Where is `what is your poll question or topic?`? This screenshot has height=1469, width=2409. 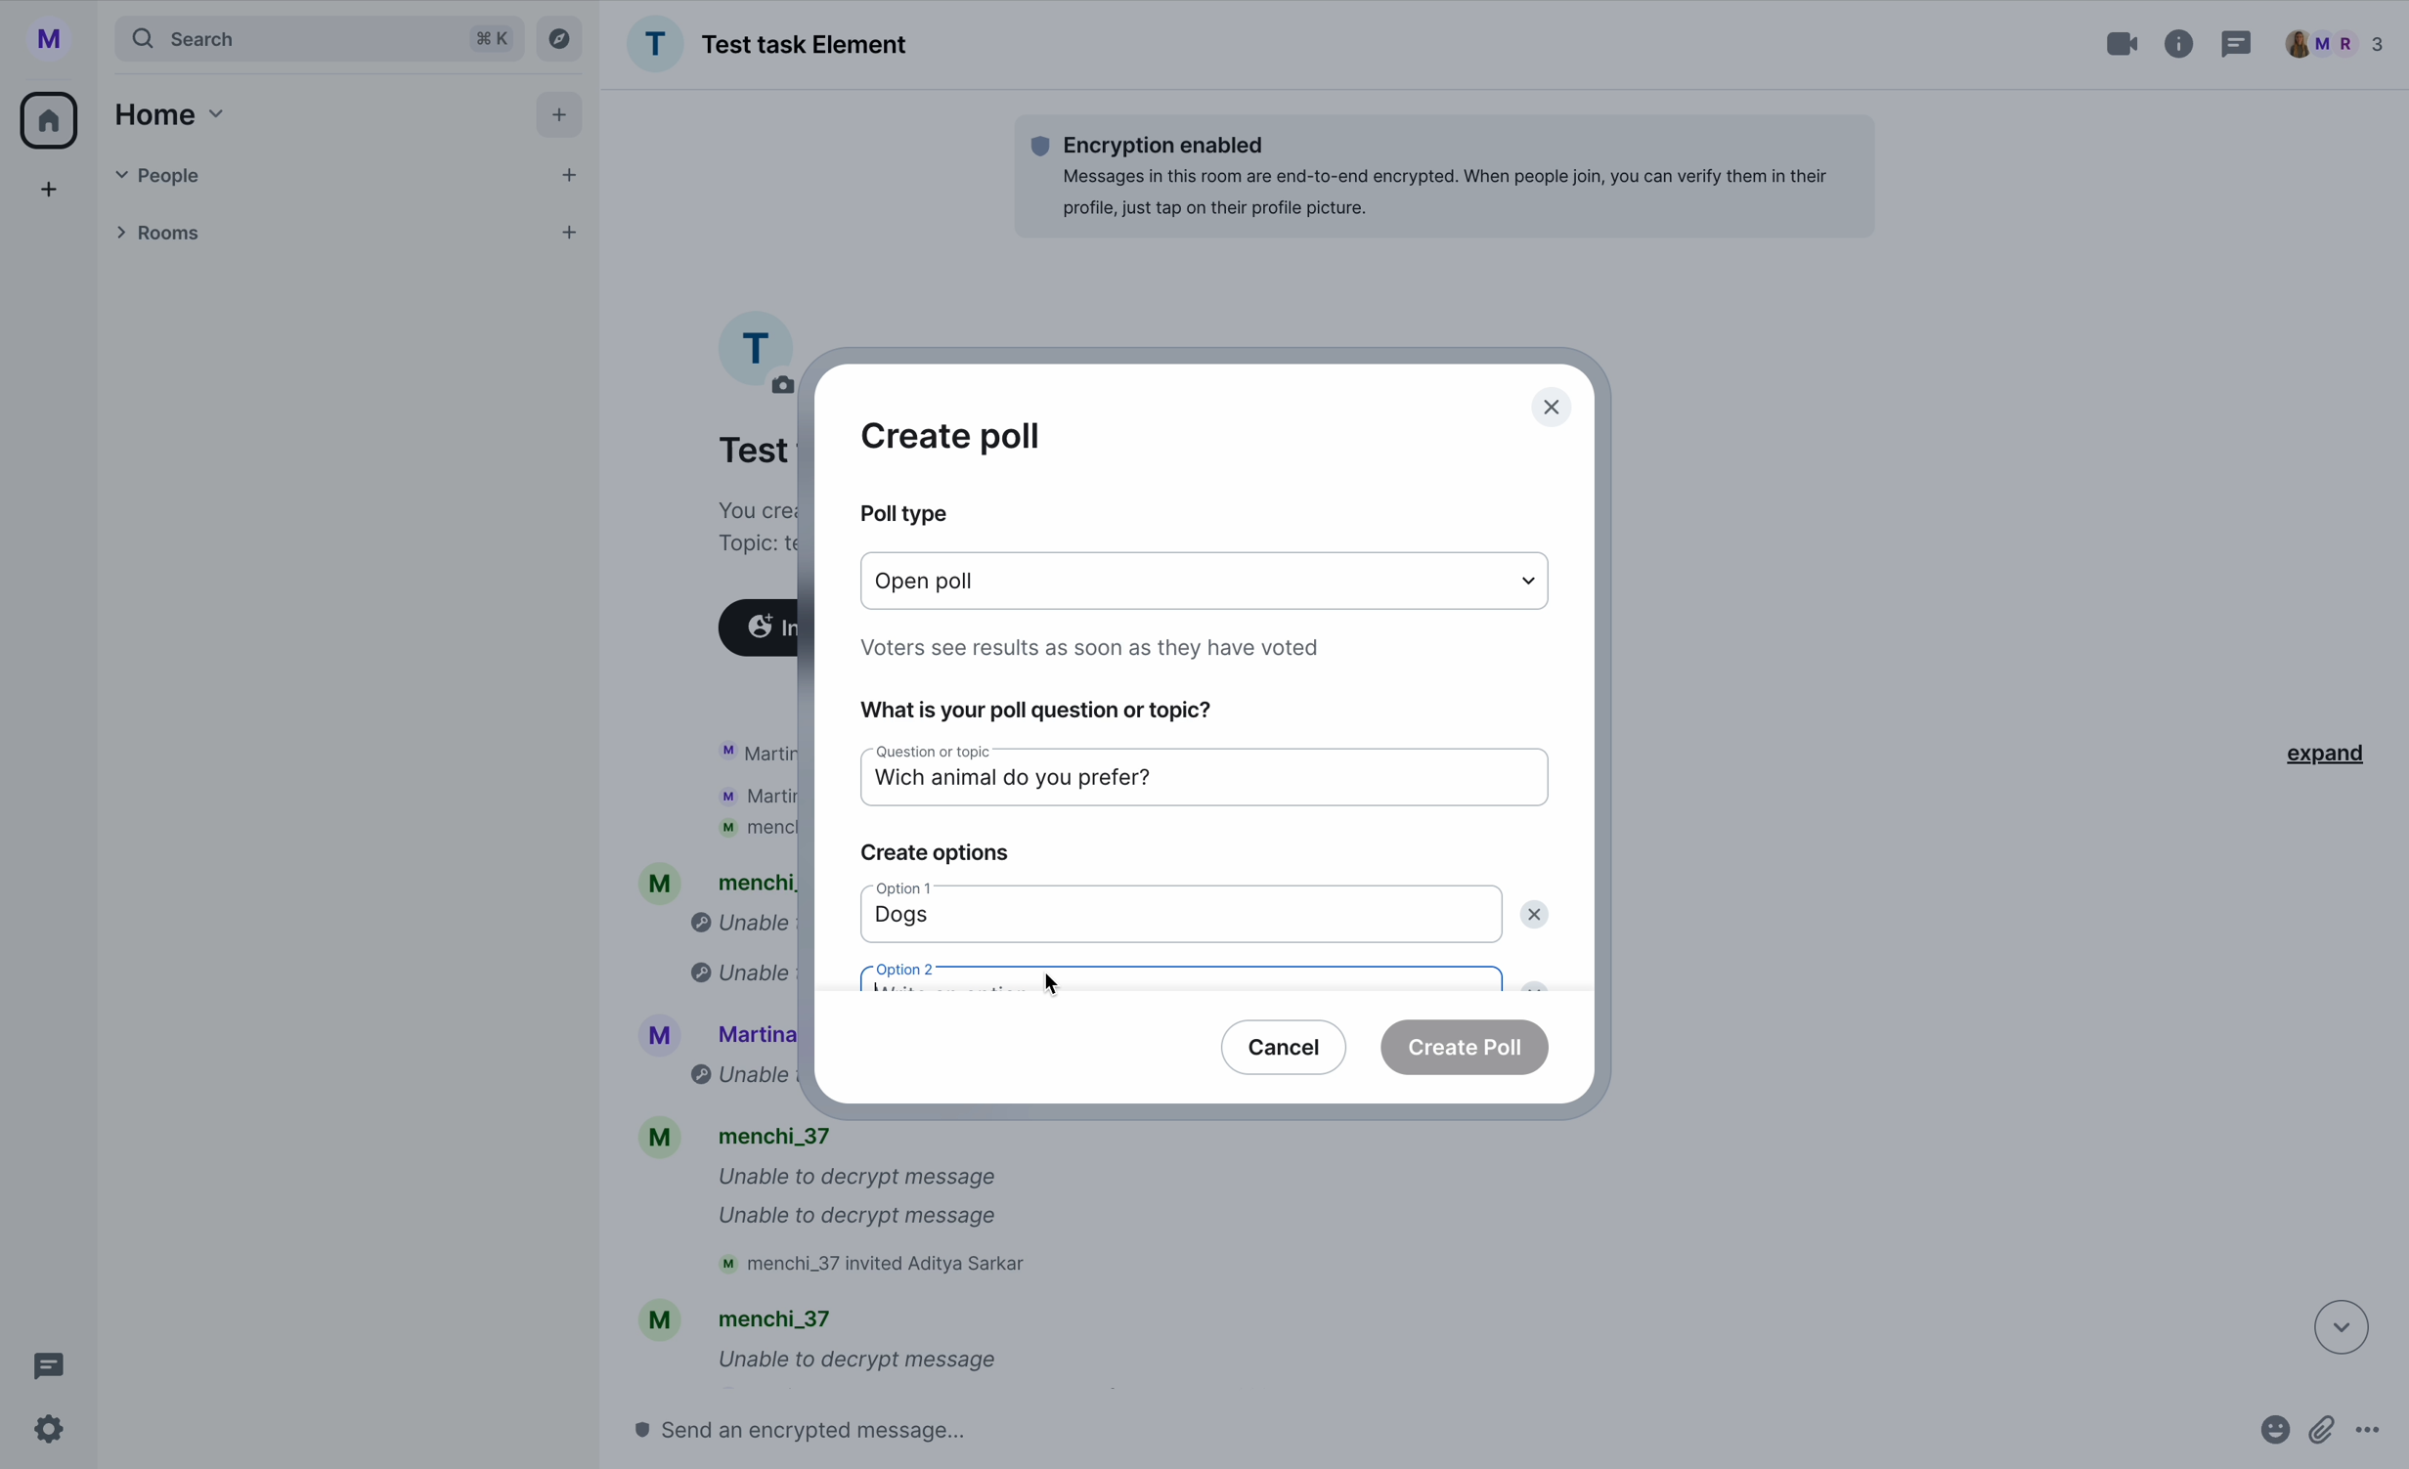
what is your poll question or topic? is located at coordinates (1046, 705).